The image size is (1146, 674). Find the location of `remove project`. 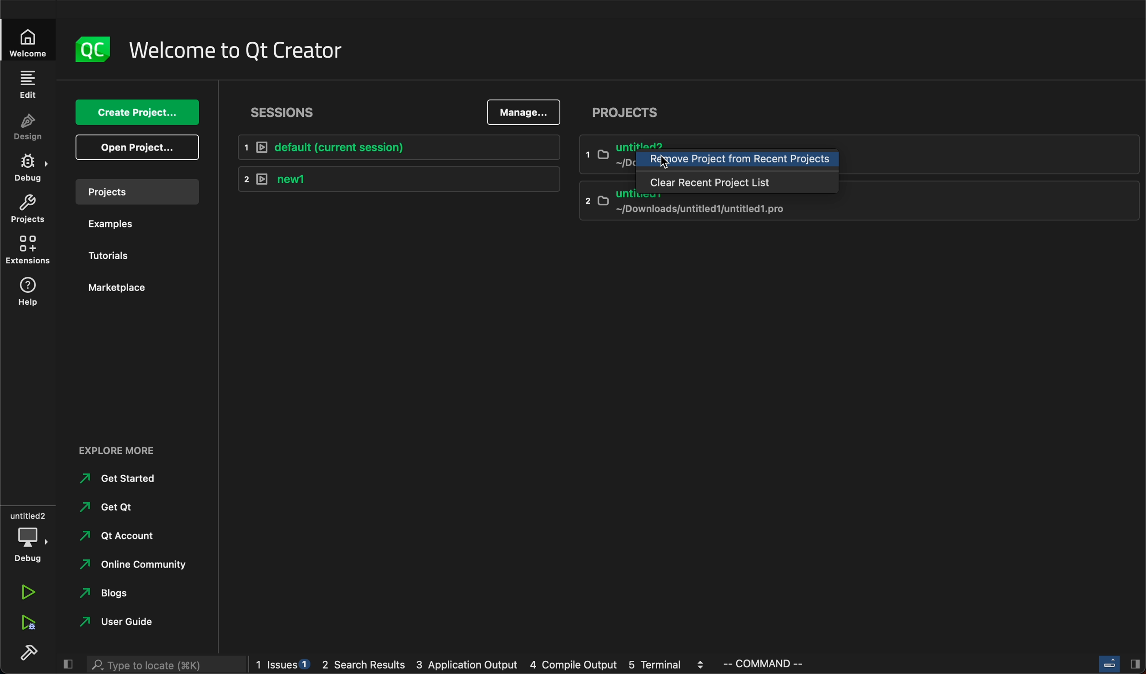

remove project is located at coordinates (738, 161).